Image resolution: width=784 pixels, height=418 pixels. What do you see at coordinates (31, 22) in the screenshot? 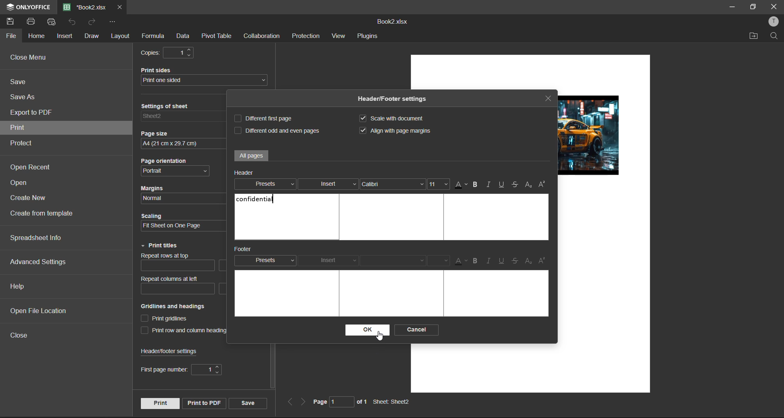
I see `print` at bounding box center [31, 22].